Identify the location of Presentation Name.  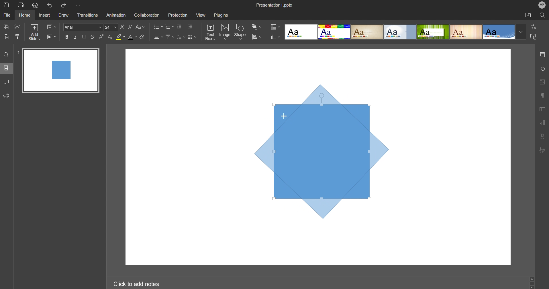
(275, 5).